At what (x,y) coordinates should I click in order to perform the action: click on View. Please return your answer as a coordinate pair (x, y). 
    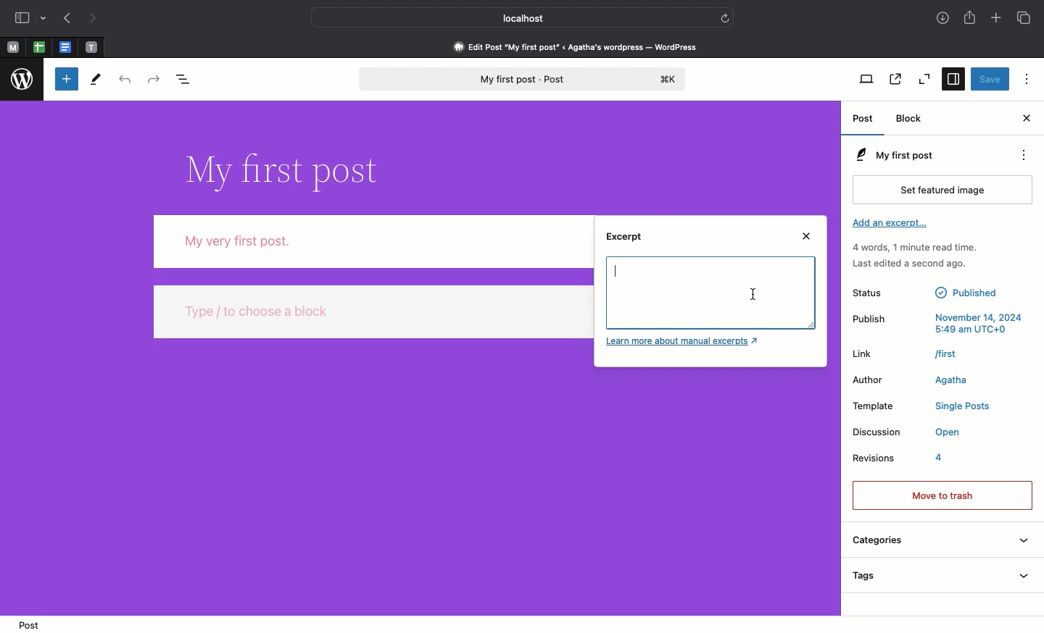
    Looking at the image, I should click on (867, 80).